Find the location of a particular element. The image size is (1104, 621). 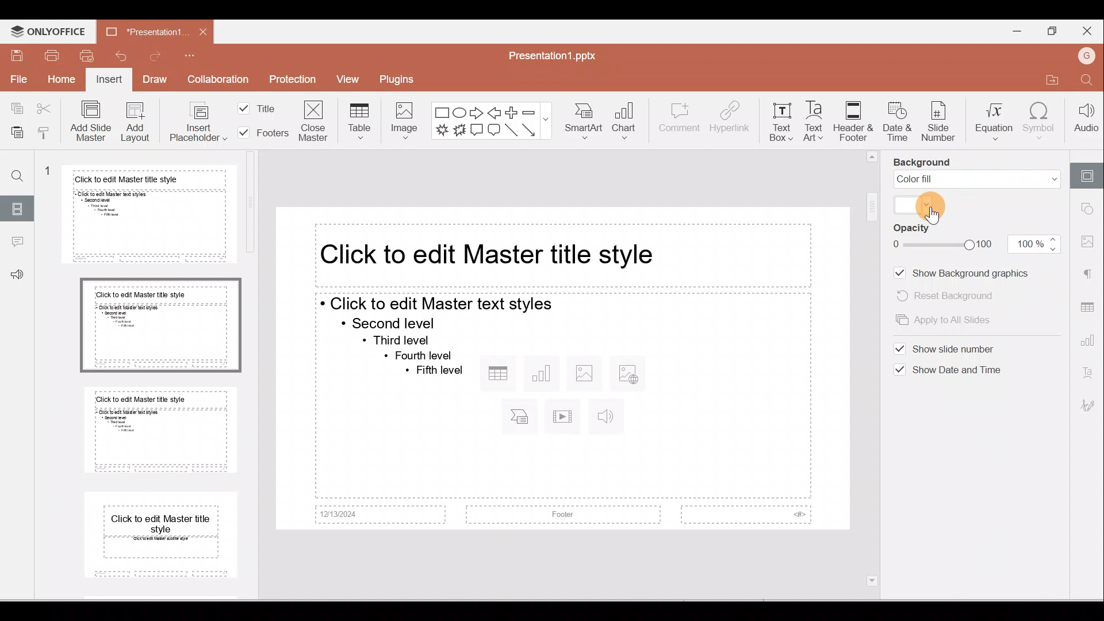

Opacity is located at coordinates (921, 229).